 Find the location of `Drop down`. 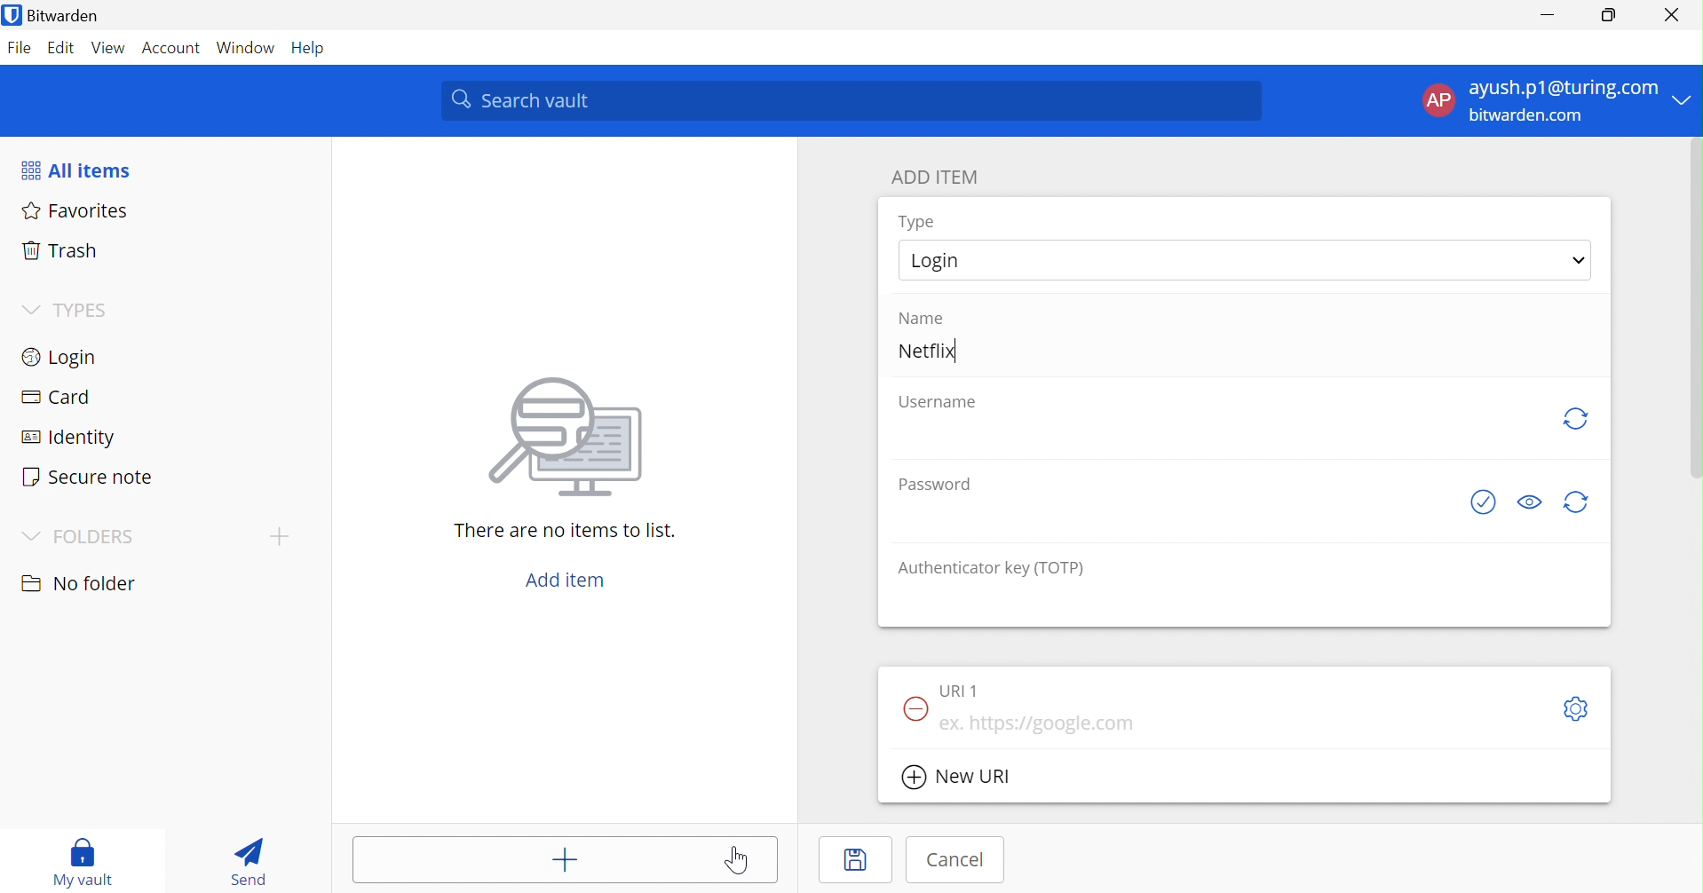

Drop down is located at coordinates (1683, 99).